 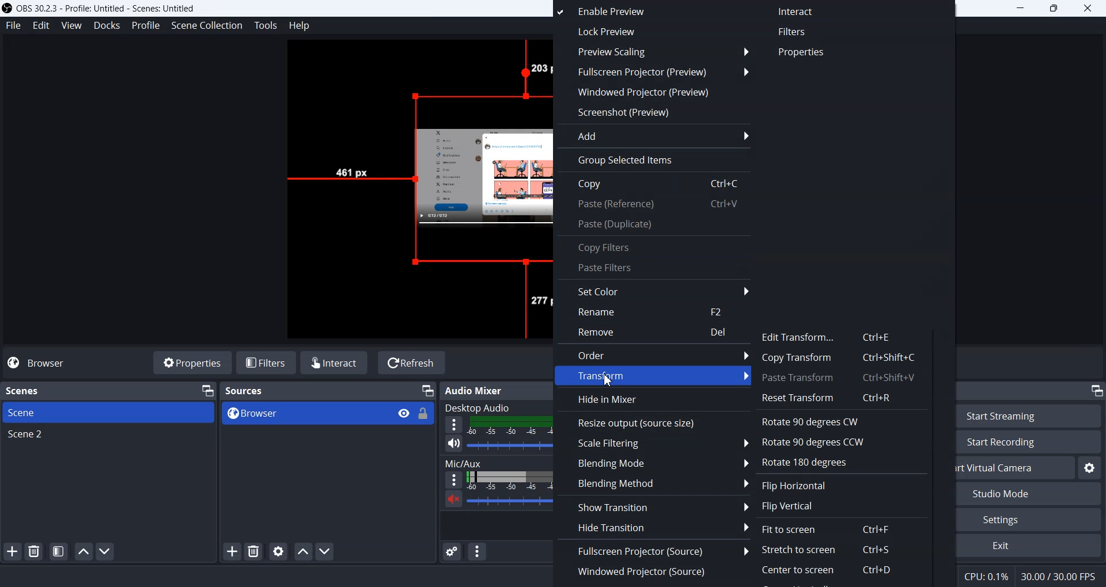 I want to click on Properties, so click(x=192, y=363).